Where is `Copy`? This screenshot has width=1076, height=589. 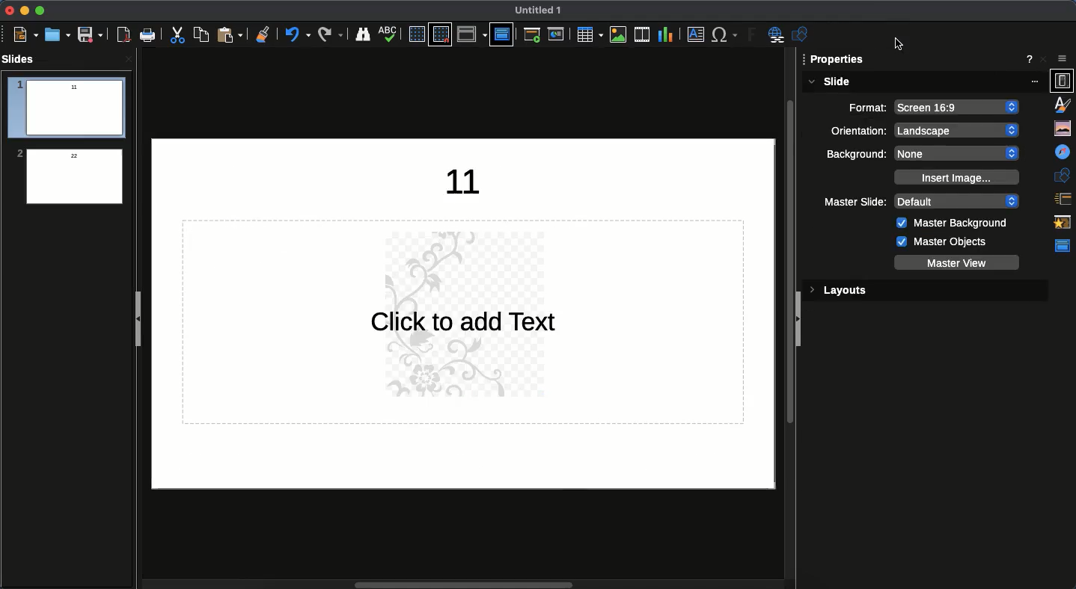 Copy is located at coordinates (201, 34).